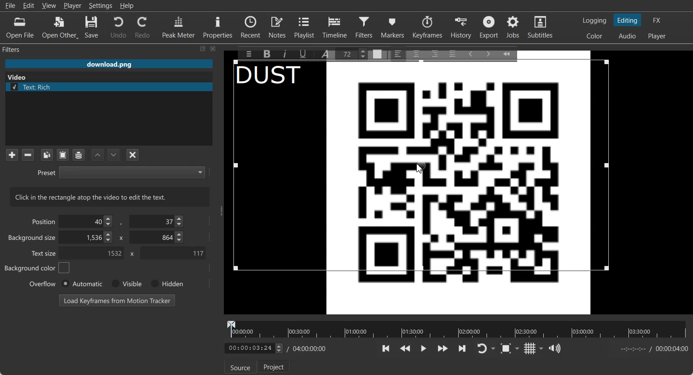 Image resolution: width=693 pixels, height=375 pixels. I want to click on Player, so click(73, 6).